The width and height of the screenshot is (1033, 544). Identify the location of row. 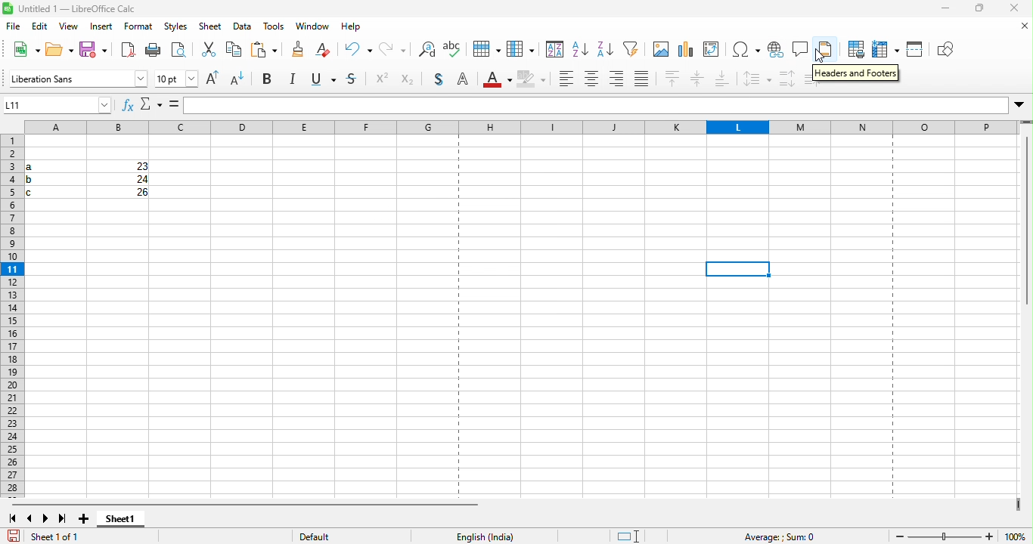
(453, 49).